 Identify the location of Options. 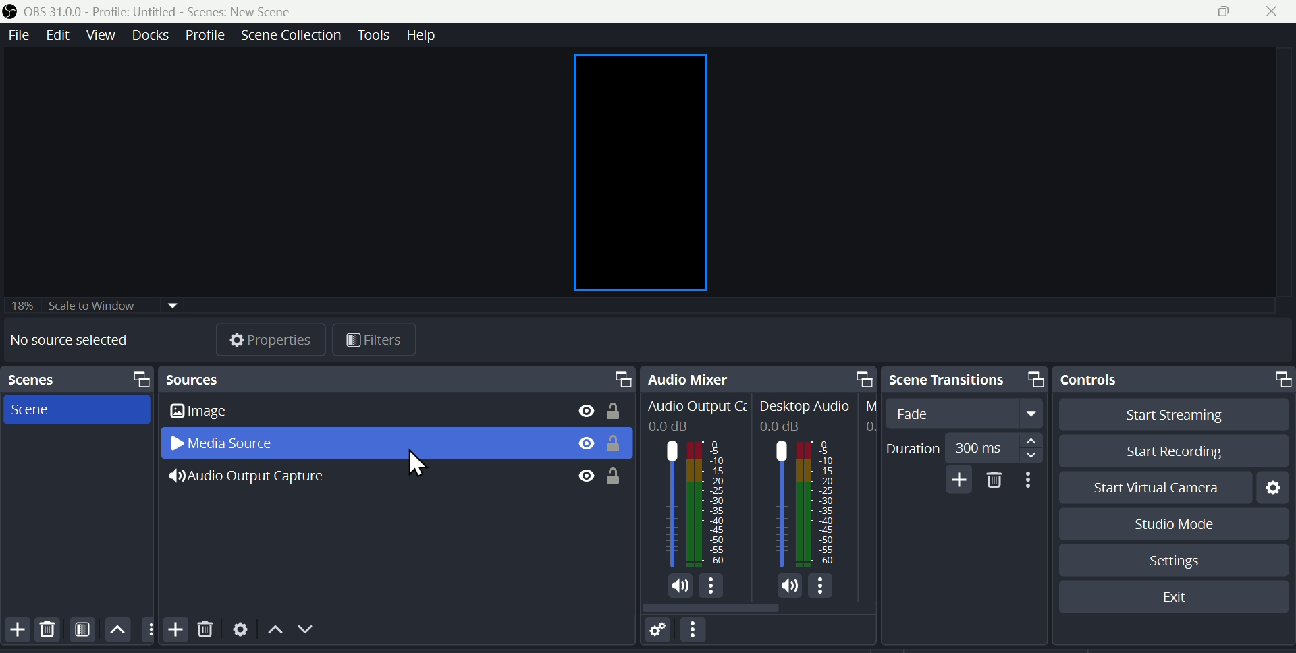
(711, 586).